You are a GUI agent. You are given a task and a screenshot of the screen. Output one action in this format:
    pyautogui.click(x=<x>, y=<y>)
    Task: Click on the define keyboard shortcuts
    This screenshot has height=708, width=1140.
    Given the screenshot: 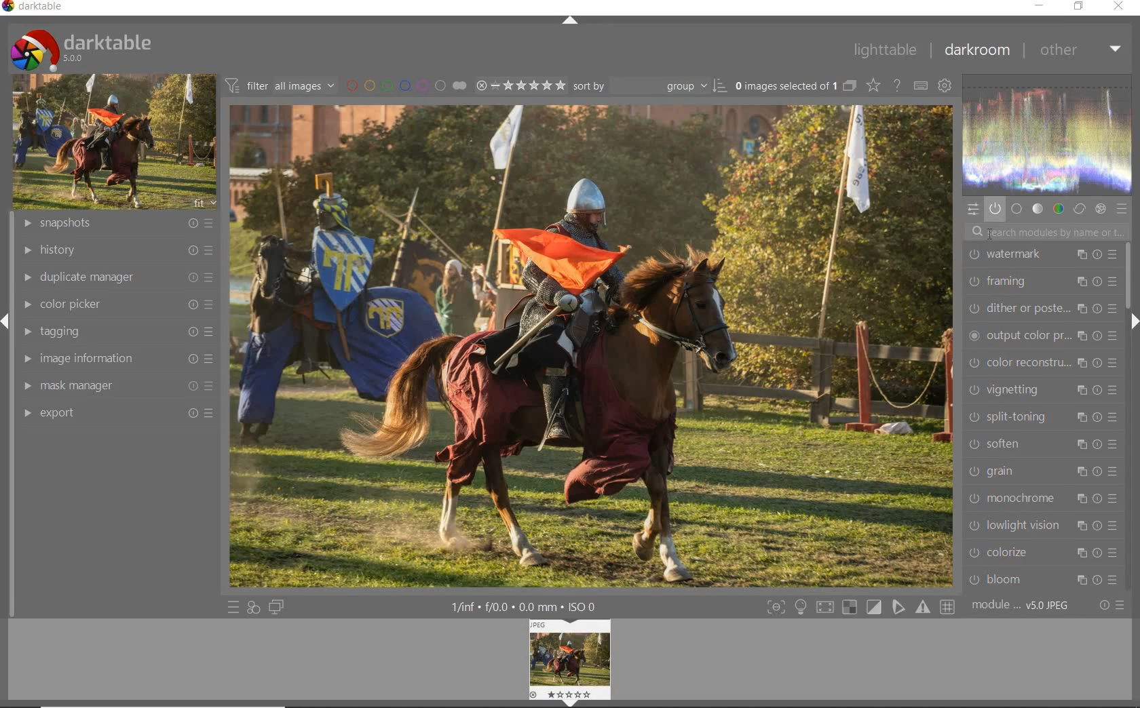 What is the action you would take?
    pyautogui.click(x=919, y=85)
    